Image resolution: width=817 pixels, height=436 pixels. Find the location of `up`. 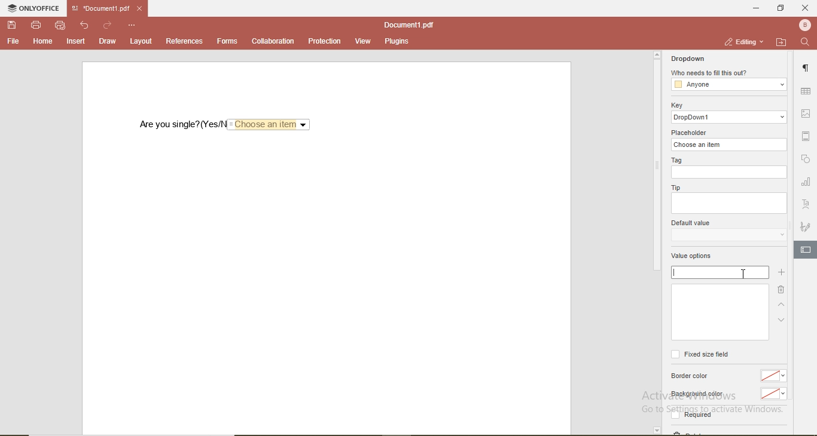

up is located at coordinates (784, 305).